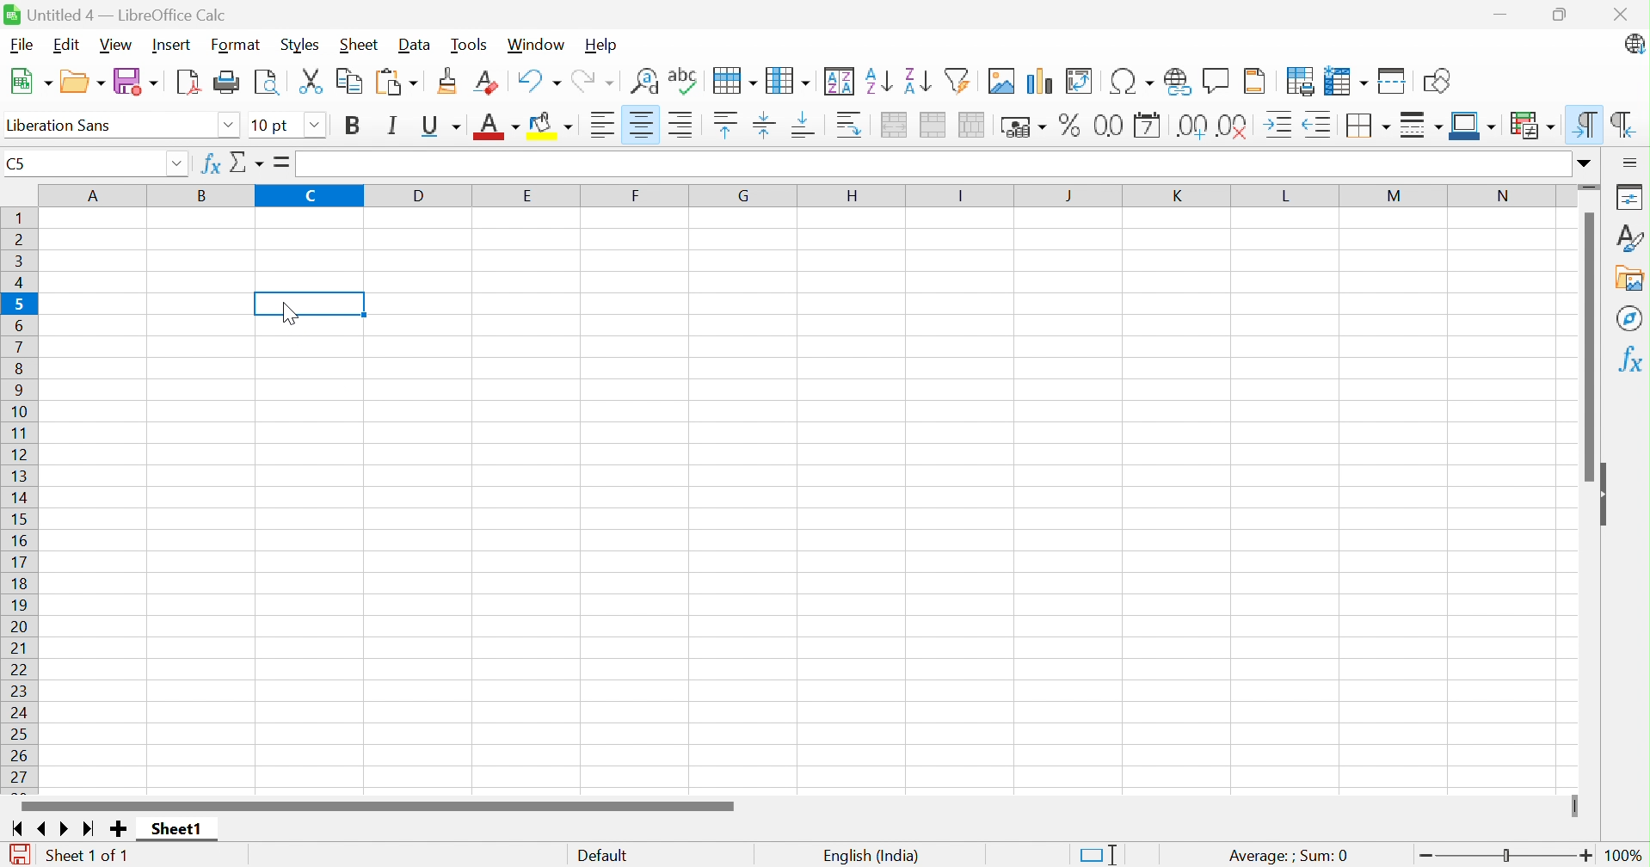 This screenshot has width=1650, height=867. I want to click on Print, so click(230, 81).